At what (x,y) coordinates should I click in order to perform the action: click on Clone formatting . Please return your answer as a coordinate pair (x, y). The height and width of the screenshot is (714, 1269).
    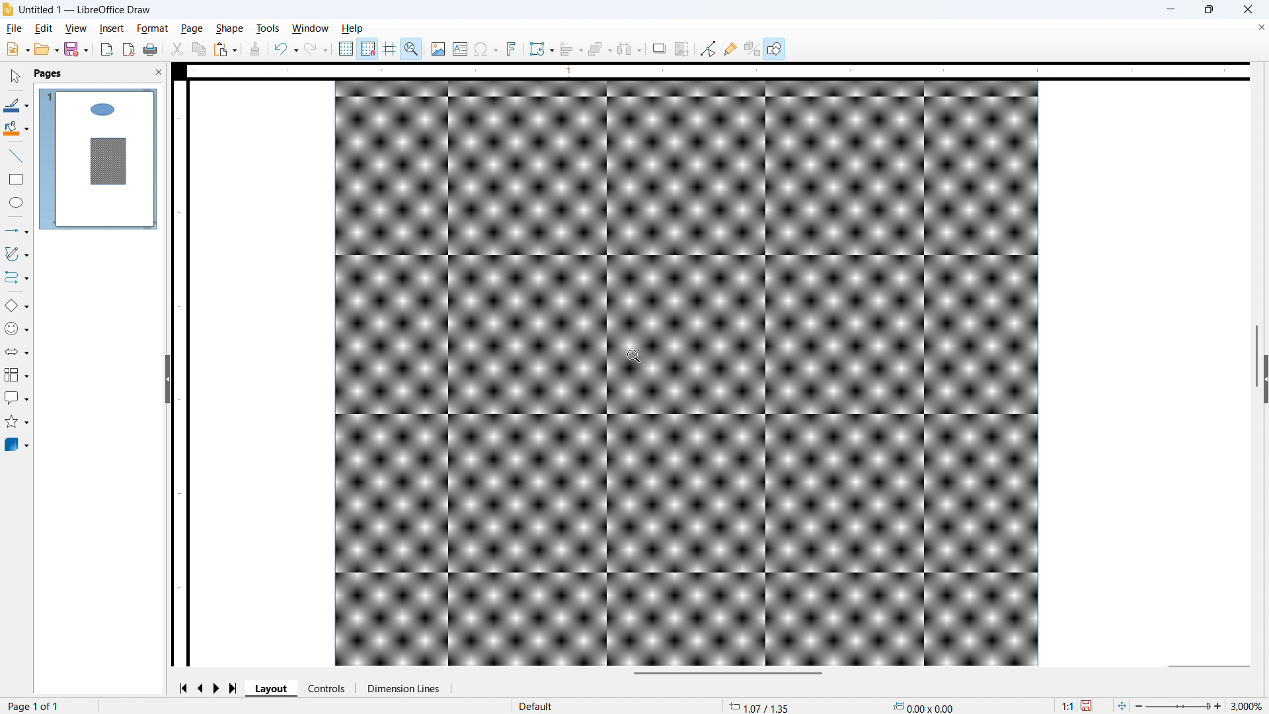
    Looking at the image, I should click on (255, 49).